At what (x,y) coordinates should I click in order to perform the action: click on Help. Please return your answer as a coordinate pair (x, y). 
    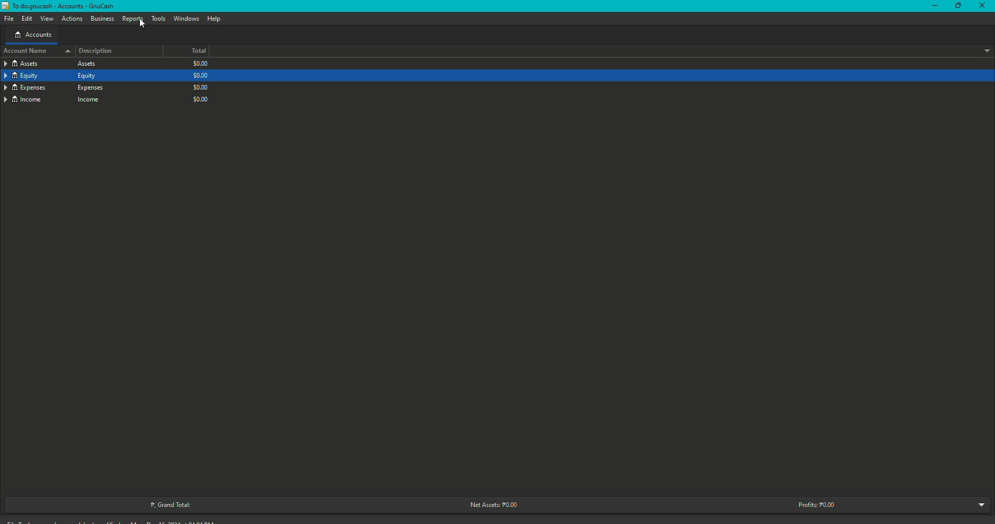
    Looking at the image, I should click on (215, 19).